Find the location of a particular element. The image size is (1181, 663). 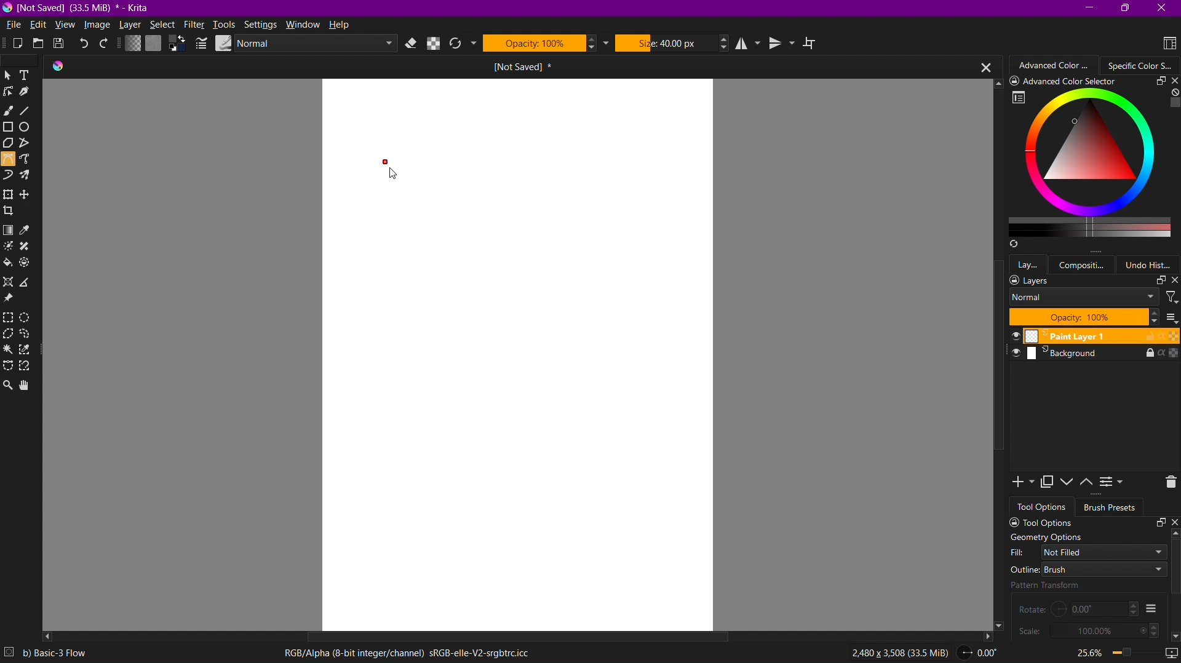

Freehand Selection Tool is located at coordinates (30, 336).